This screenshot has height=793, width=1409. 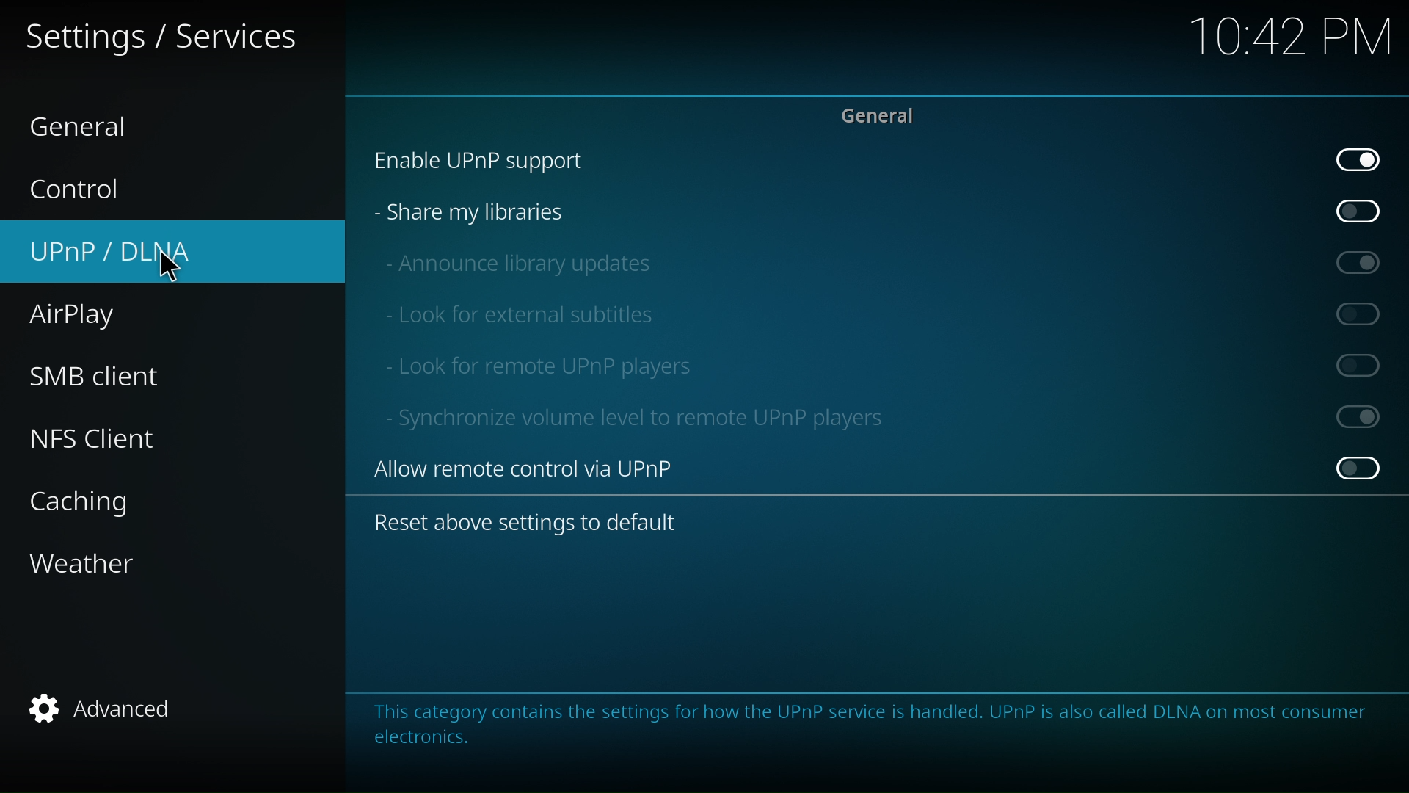 What do you see at coordinates (870, 728) in the screenshot?
I see `This category contains the settings for how the UPnP service is handled. UPnP is also called DLNA on most consumer
electronics.` at bounding box center [870, 728].